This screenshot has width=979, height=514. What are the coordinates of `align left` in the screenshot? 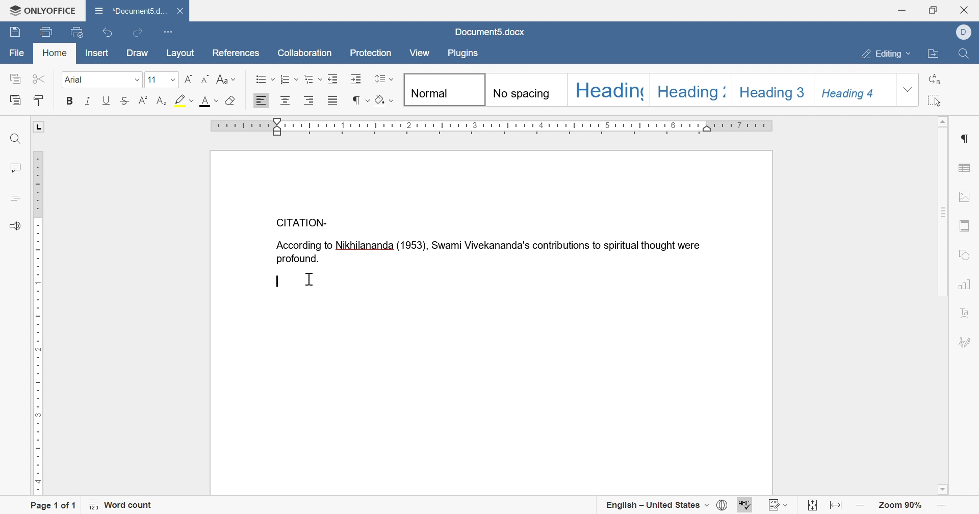 It's located at (261, 101).